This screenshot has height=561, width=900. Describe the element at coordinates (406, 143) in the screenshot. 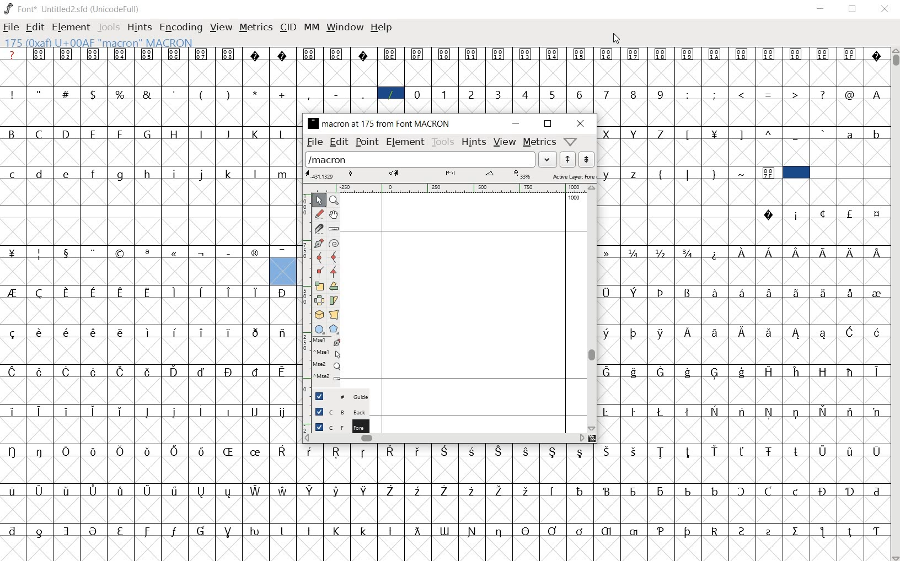

I see `element` at that location.